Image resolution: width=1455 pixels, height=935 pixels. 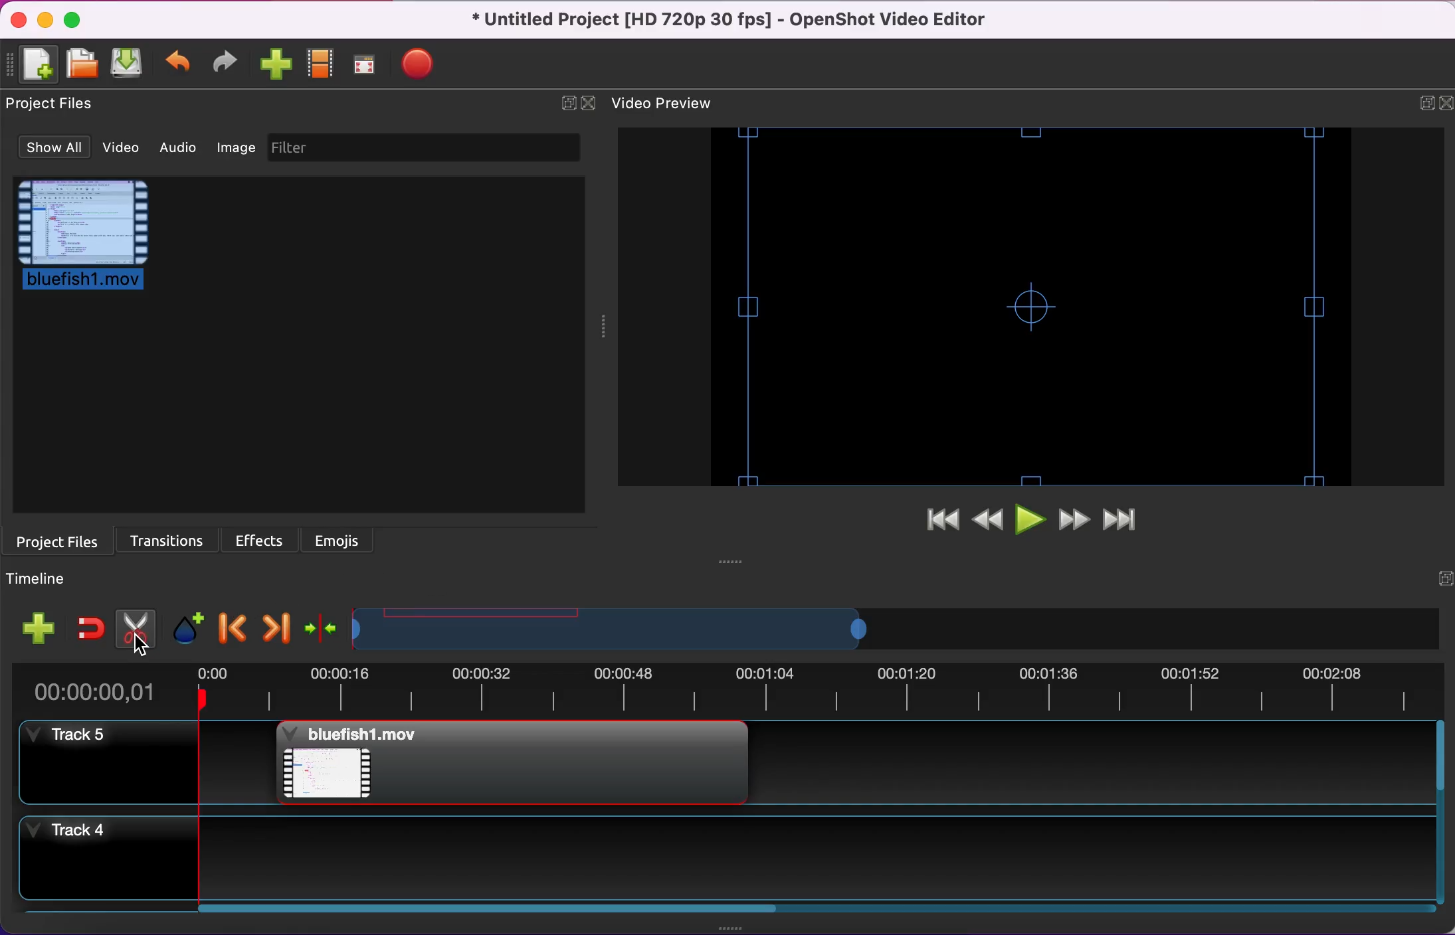 I want to click on Cursor, so click(x=142, y=648).